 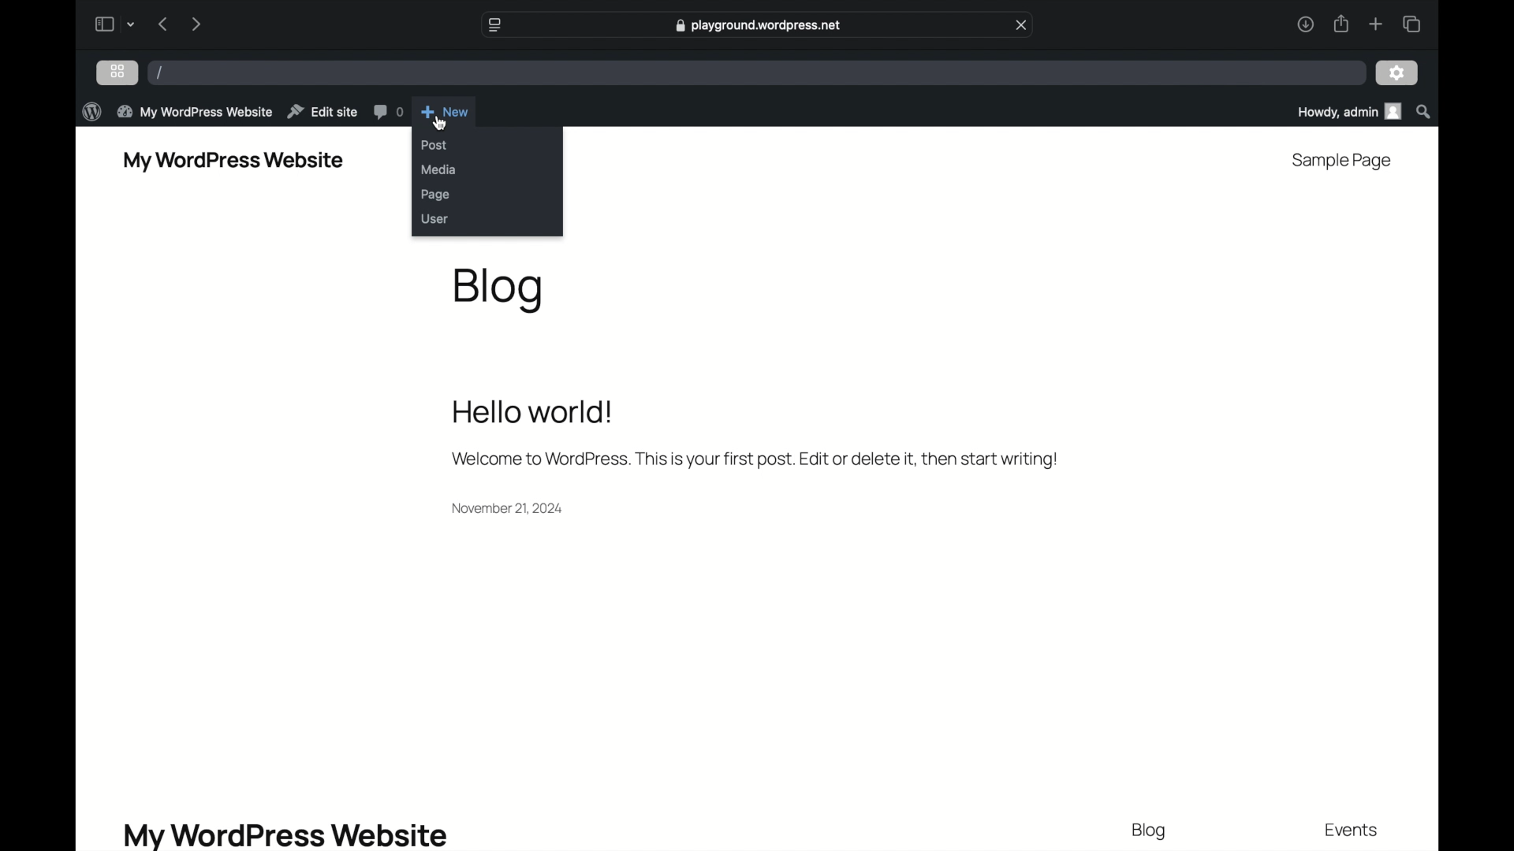 I want to click on website settings, so click(x=494, y=25).